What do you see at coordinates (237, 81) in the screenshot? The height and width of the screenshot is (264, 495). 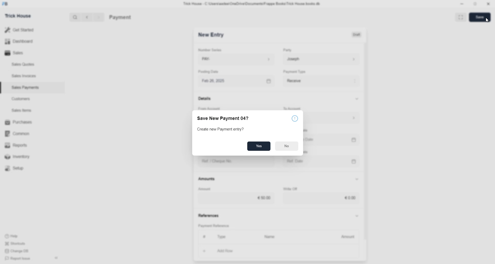 I see `Feb 26, 2025` at bounding box center [237, 81].